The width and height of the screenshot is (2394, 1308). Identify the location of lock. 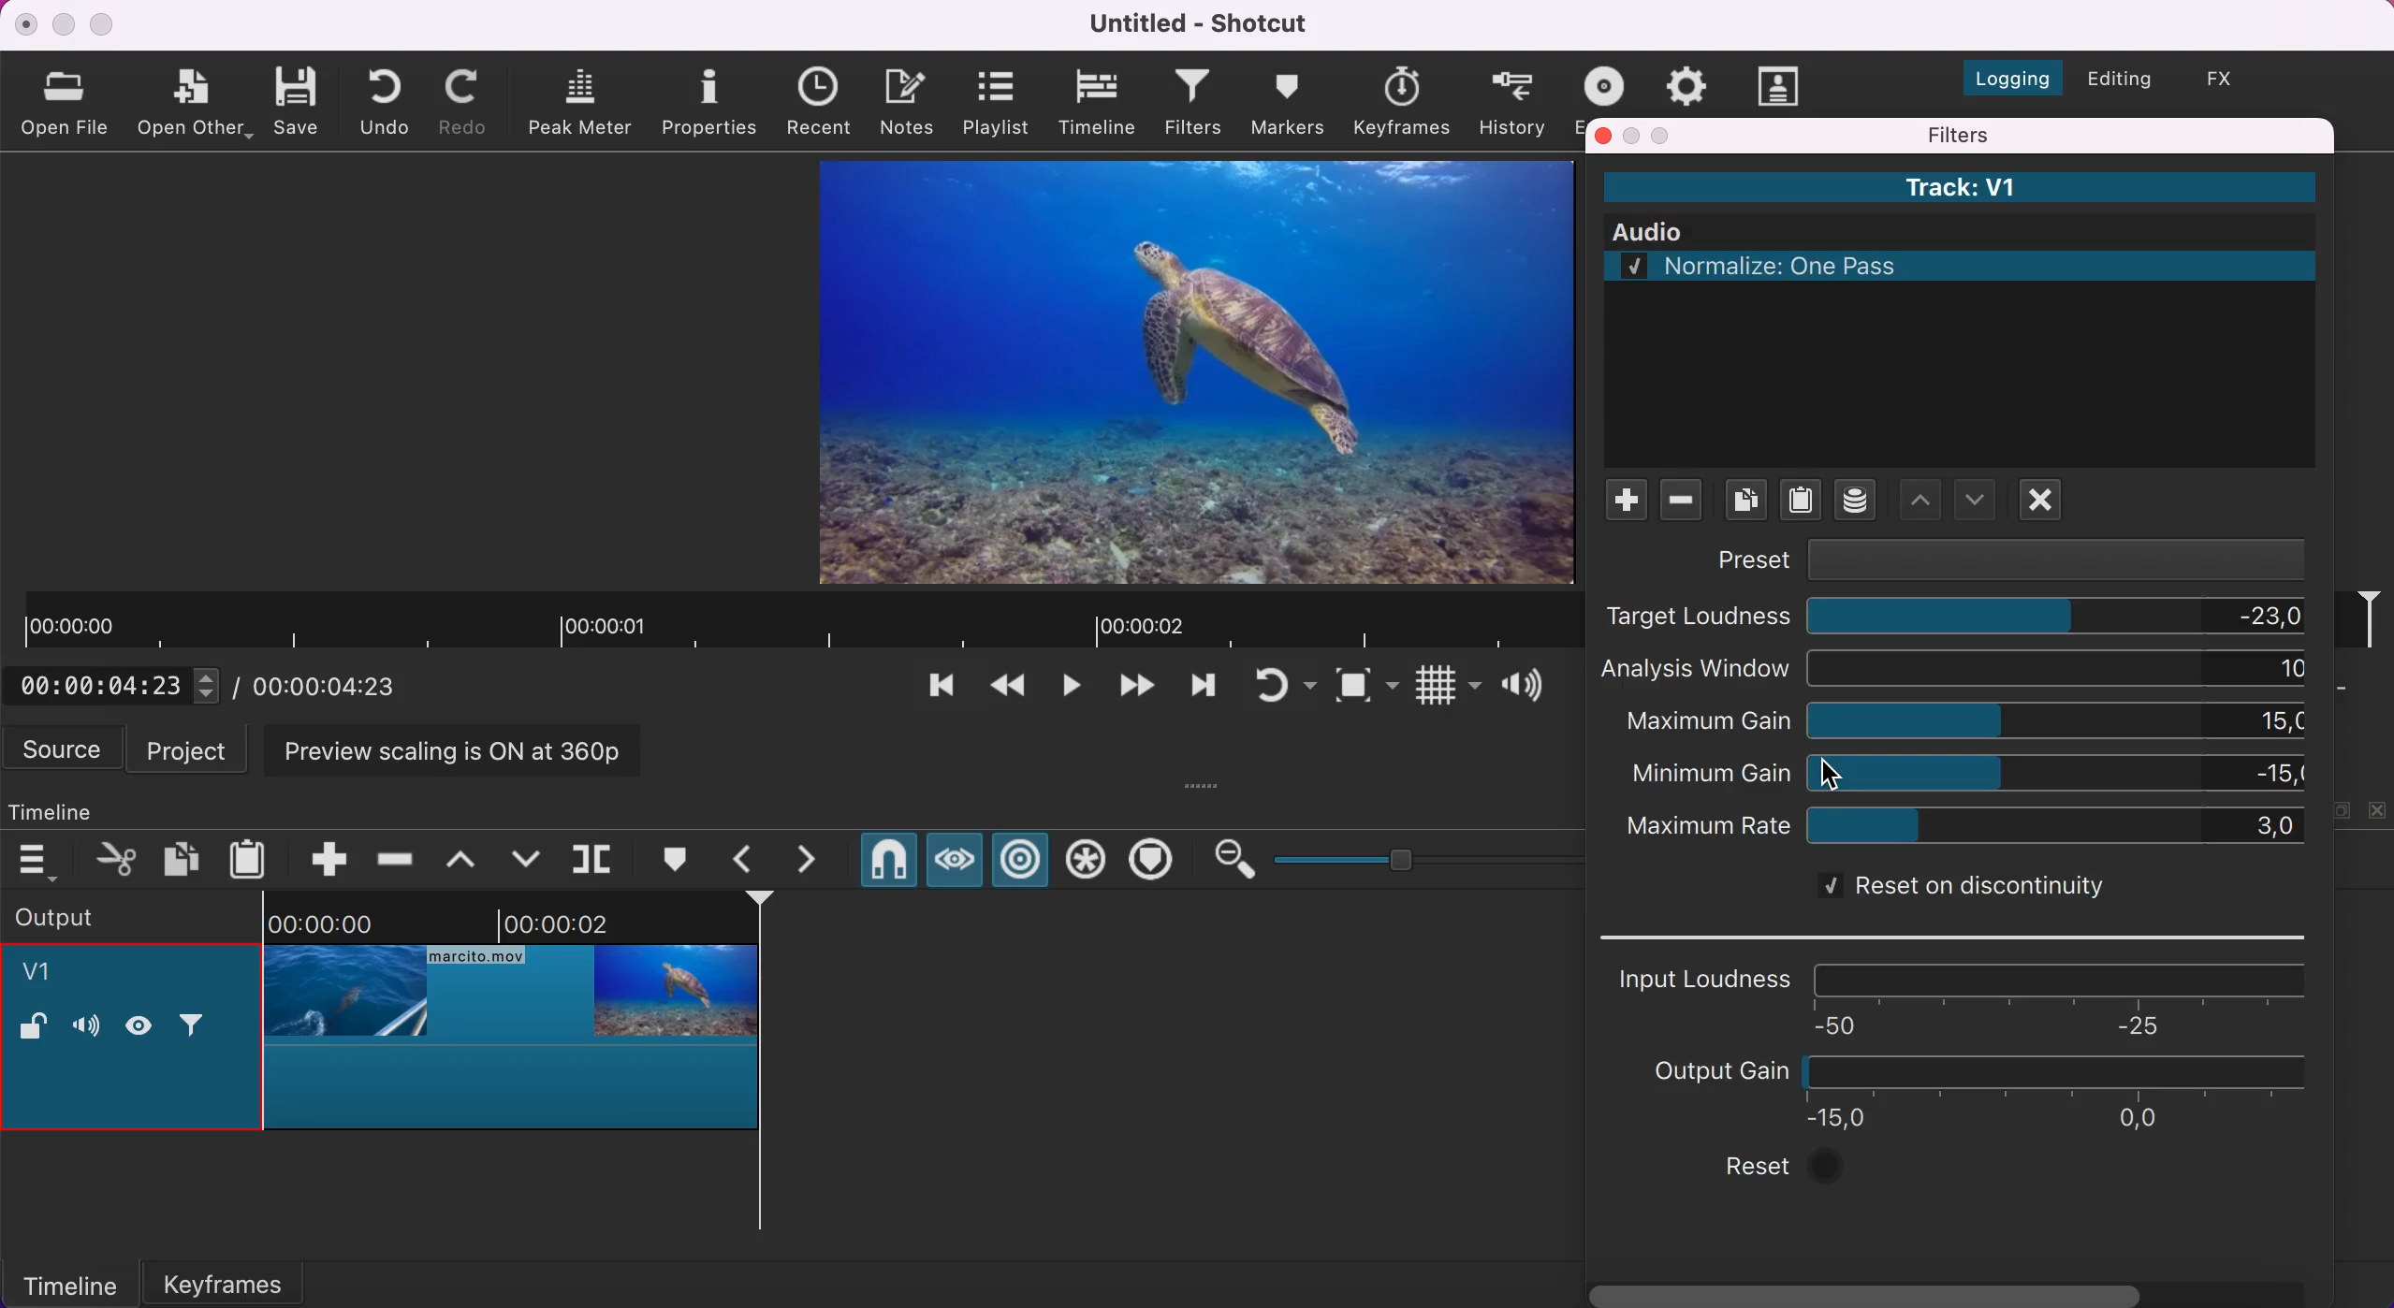
(33, 1029).